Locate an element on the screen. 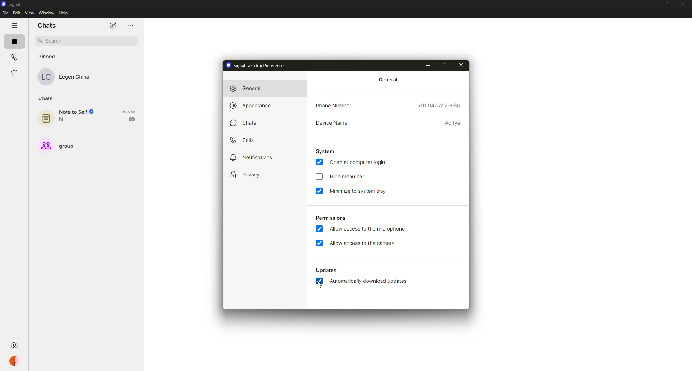 The image size is (692, 371). stories is located at coordinates (15, 72).